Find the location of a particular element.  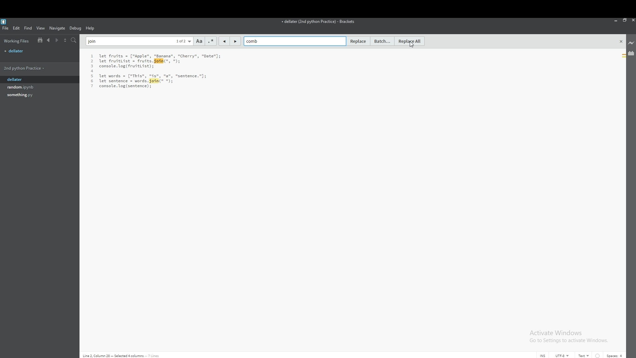

live preview is located at coordinates (631, 43).